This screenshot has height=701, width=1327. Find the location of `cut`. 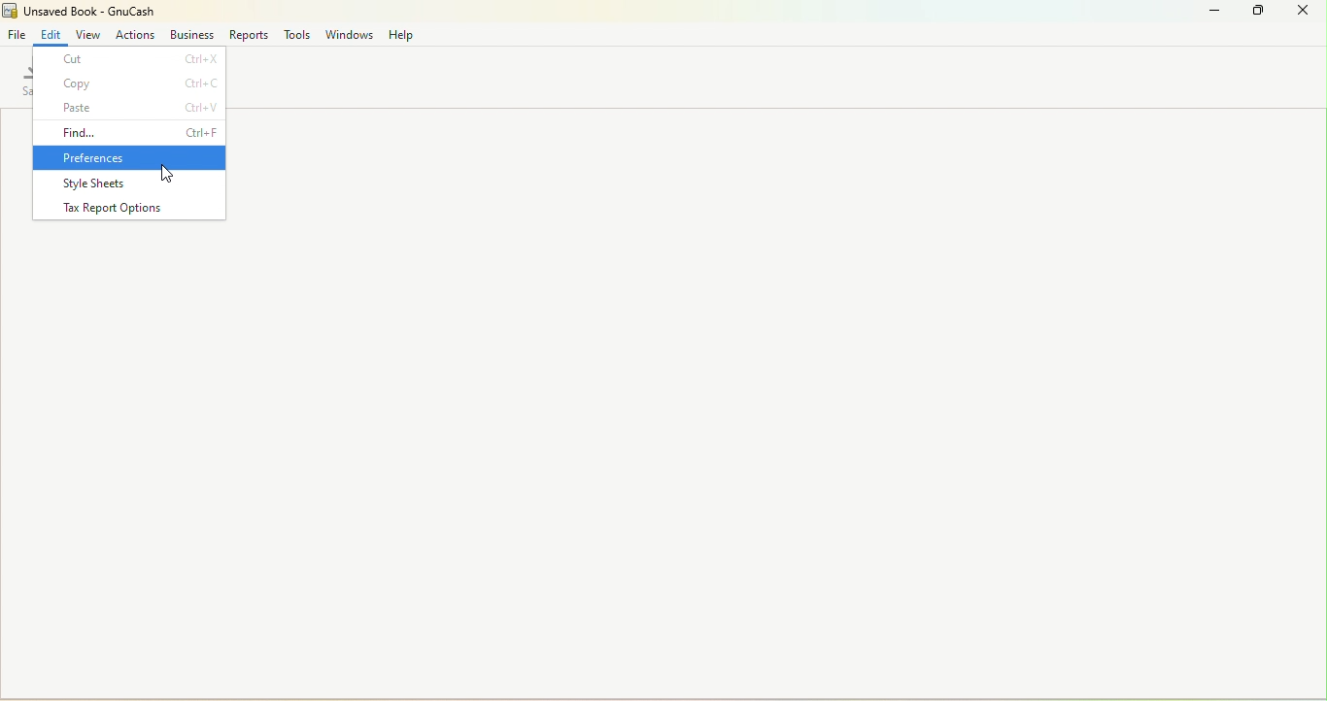

cut is located at coordinates (129, 57).